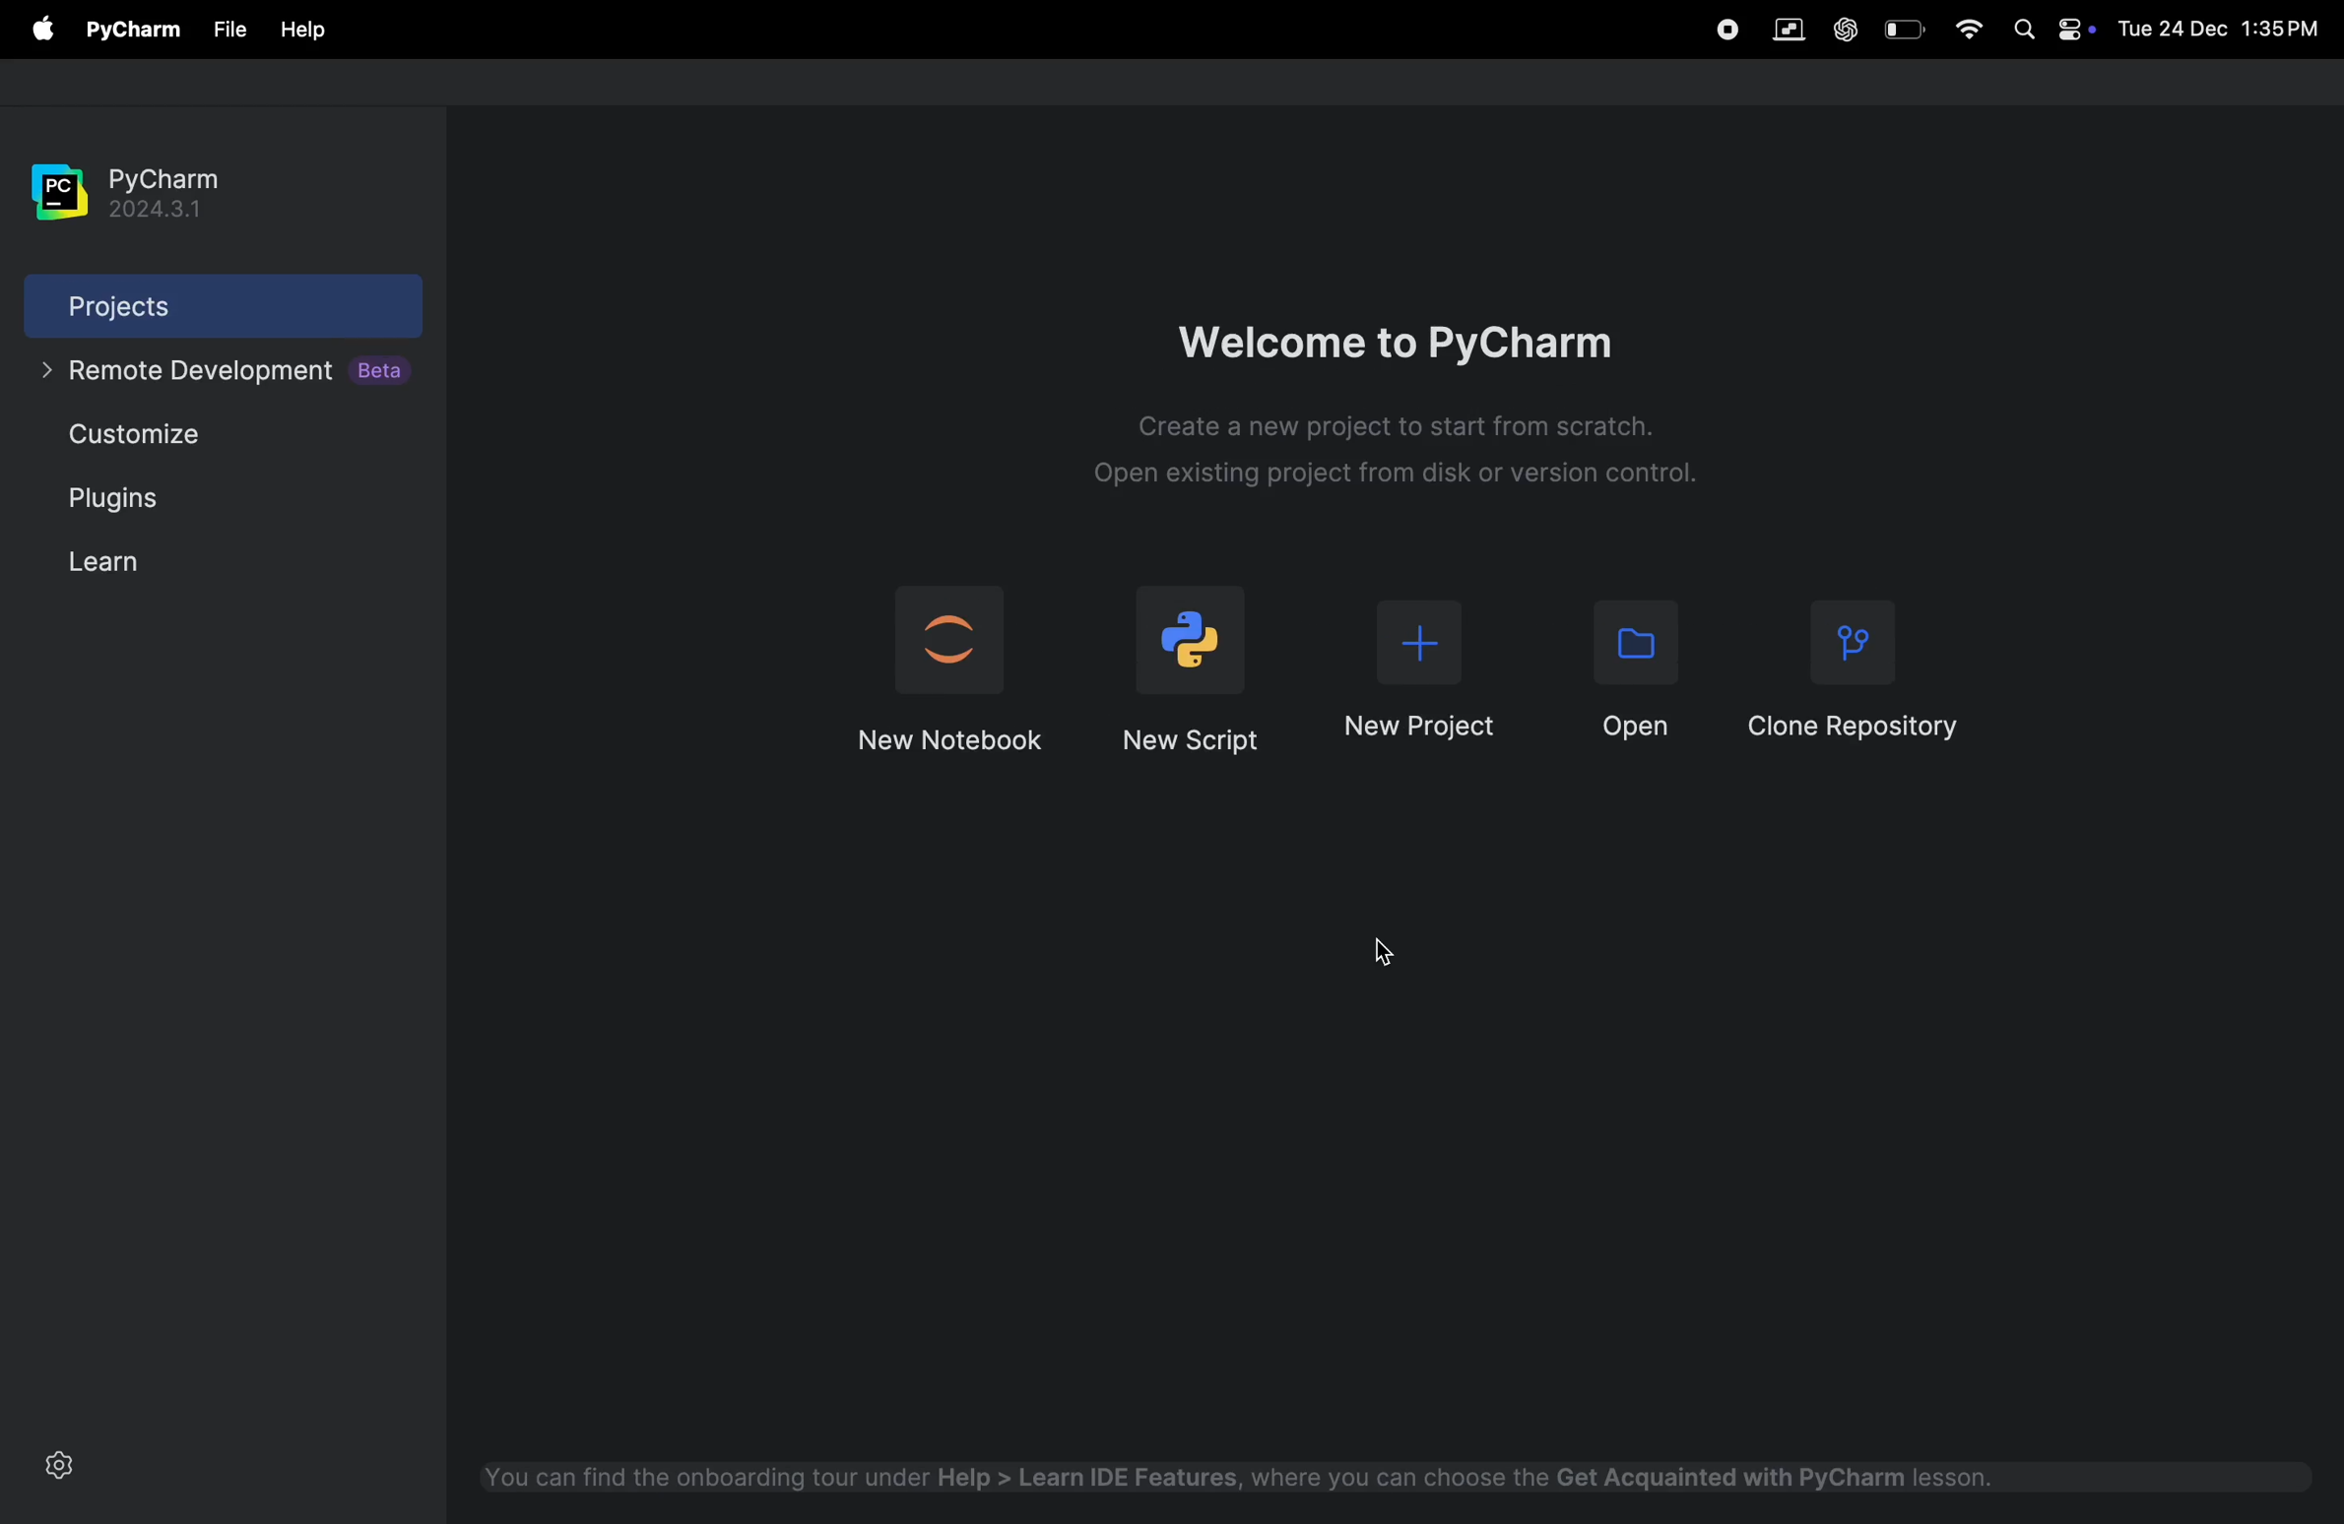 The image size is (2344, 1524). Describe the element at coordinates (107, 559) in the screenshot. I see `learn` at that location.